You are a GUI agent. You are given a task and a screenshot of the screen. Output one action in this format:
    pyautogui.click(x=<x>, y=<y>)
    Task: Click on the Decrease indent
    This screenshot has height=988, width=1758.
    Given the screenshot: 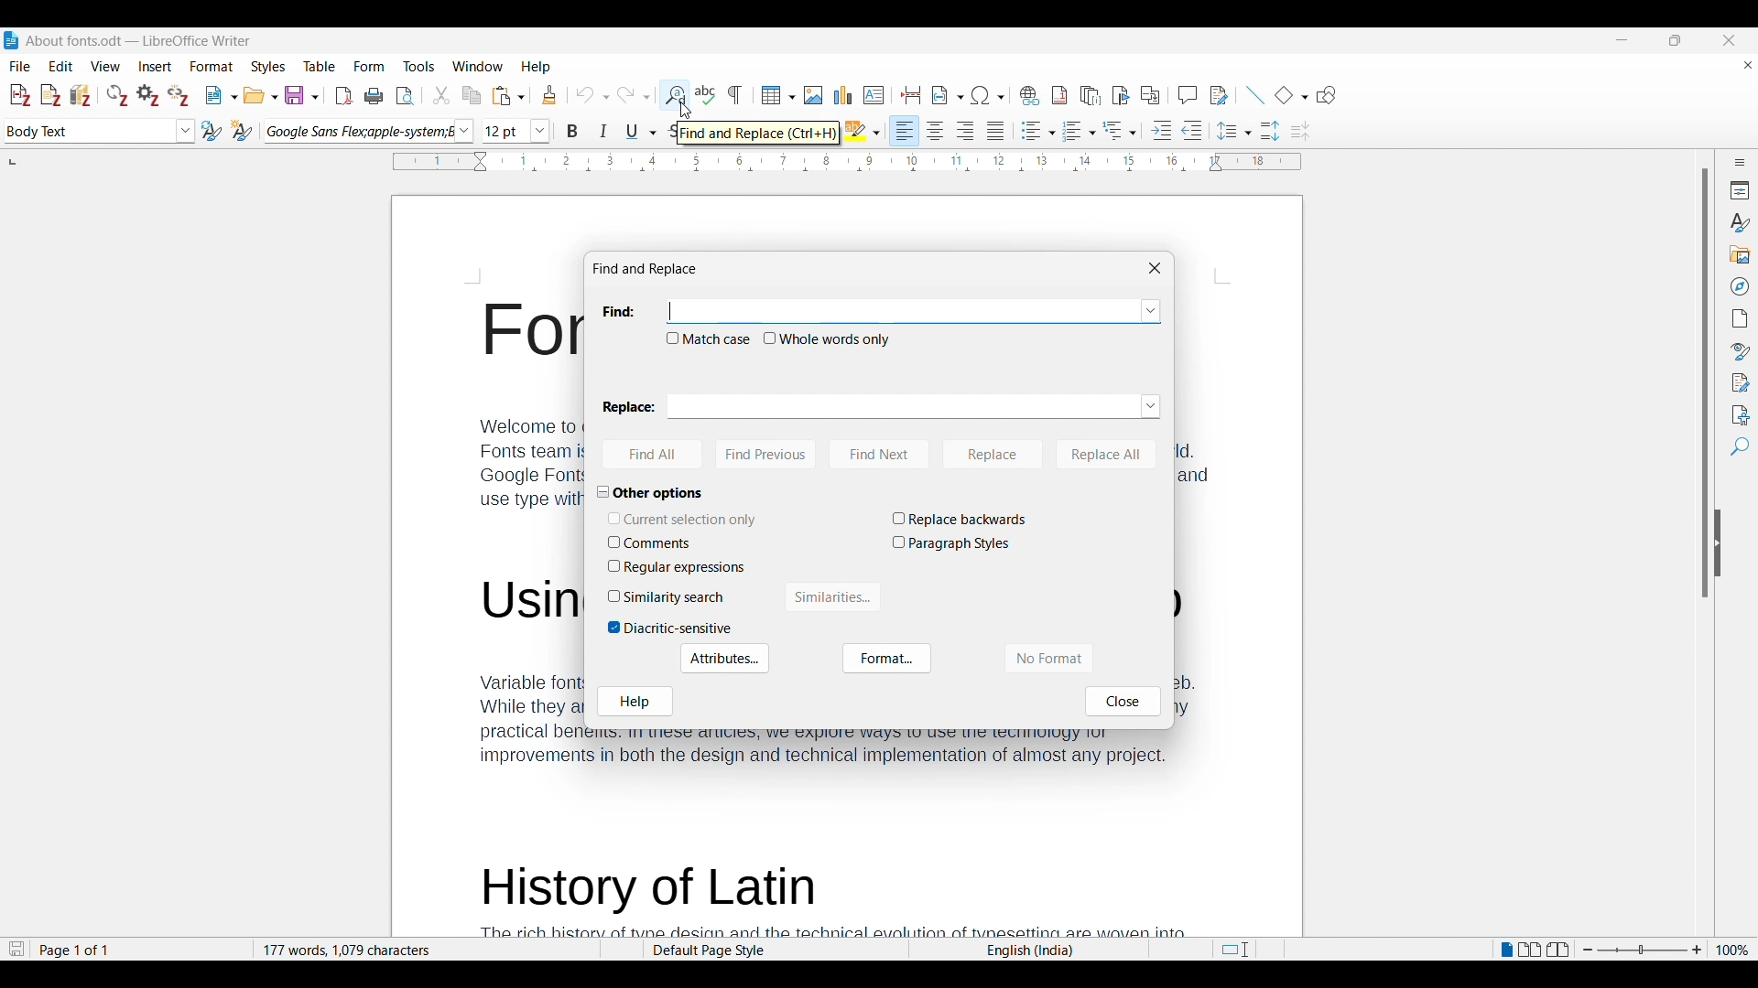 What is the action you would take?
    pyautogui.click(x=1192, y=130)
    